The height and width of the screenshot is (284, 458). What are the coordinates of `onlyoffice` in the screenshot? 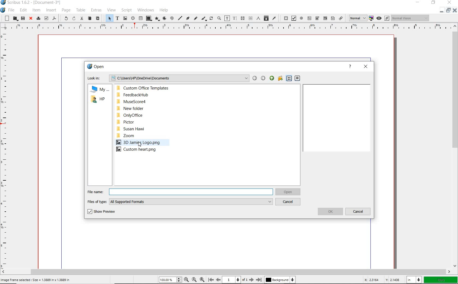 It's located at (145, 115).